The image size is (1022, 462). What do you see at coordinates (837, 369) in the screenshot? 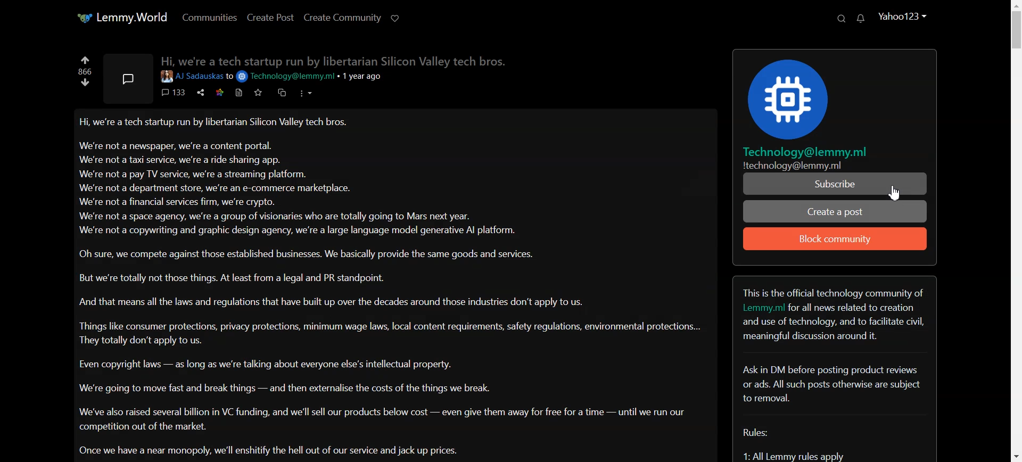
I see `Text` at bounding box center [837, 369].